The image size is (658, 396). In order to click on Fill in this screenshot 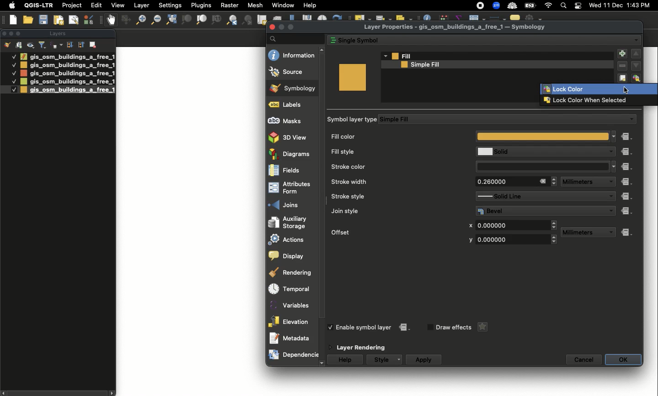, I will do `click(498, 56)`.